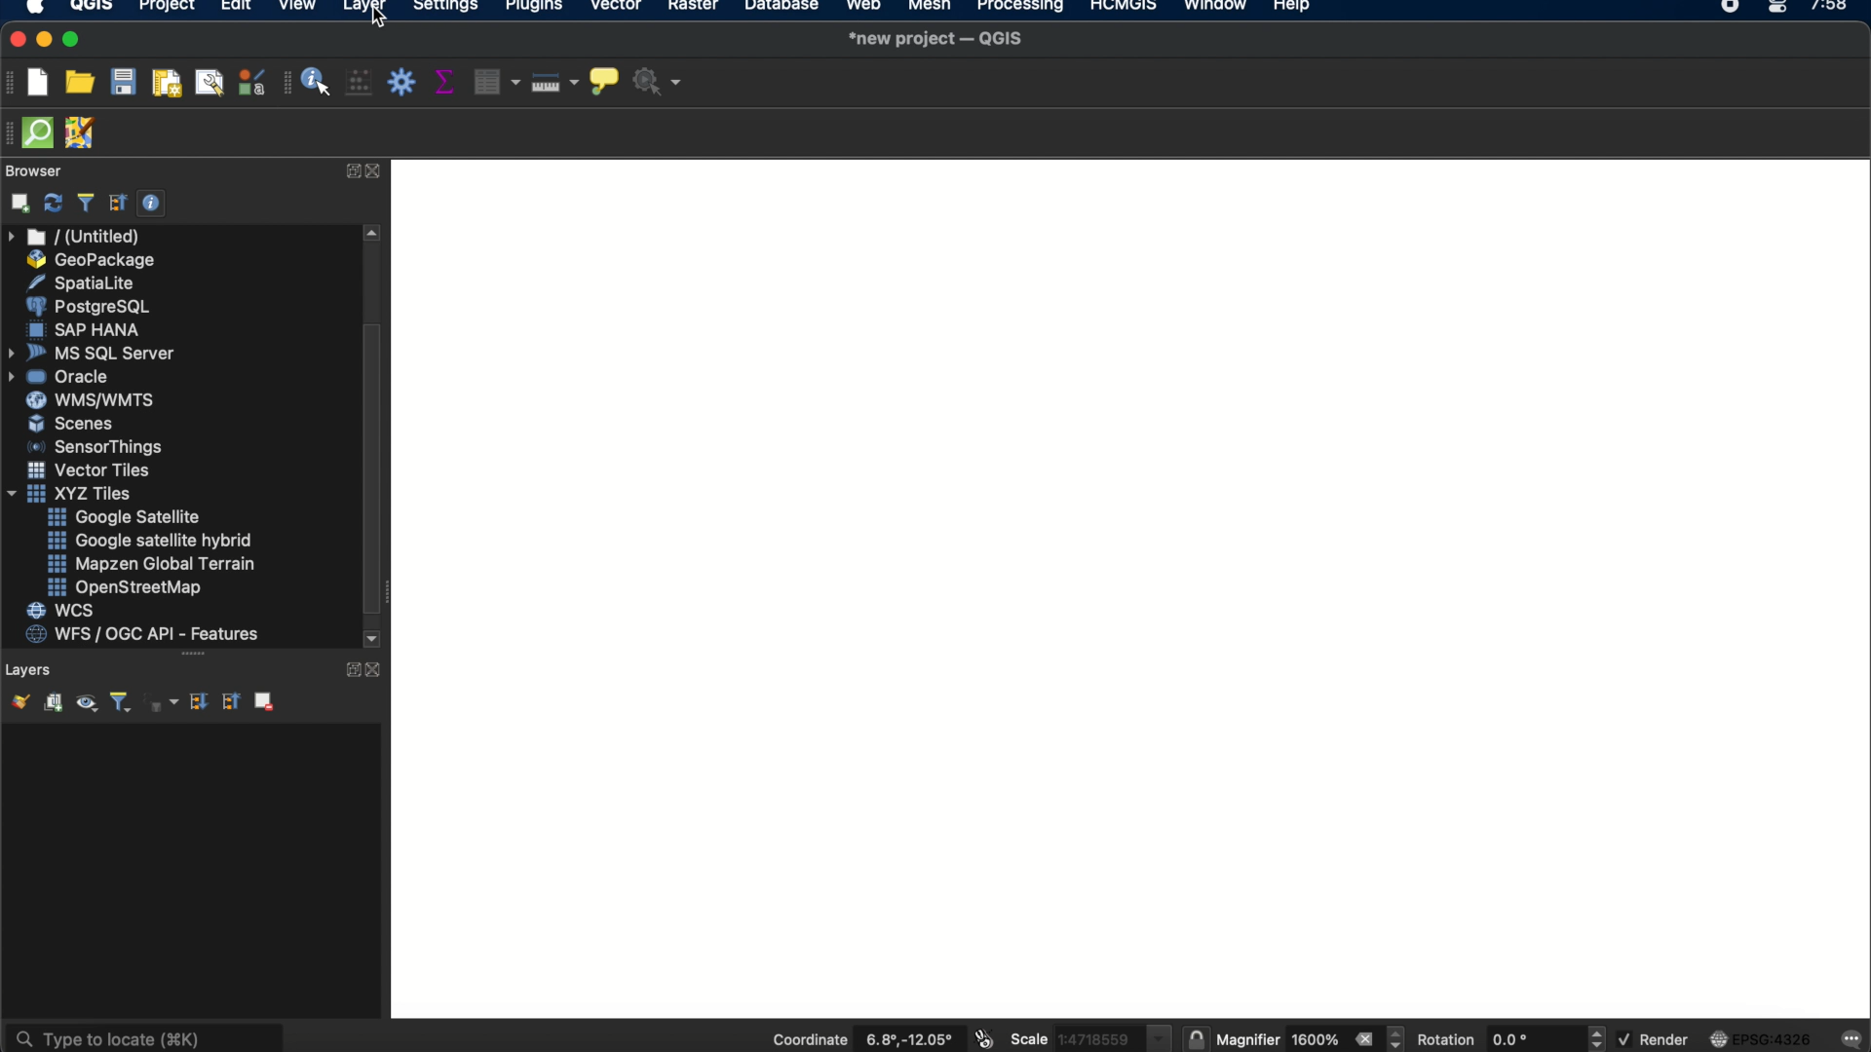 This screenshot has height=1052, width=1871. What do you see at coordinates (122, 83) in the screenshot?
I see `save project` at bounding box center [122, 83].